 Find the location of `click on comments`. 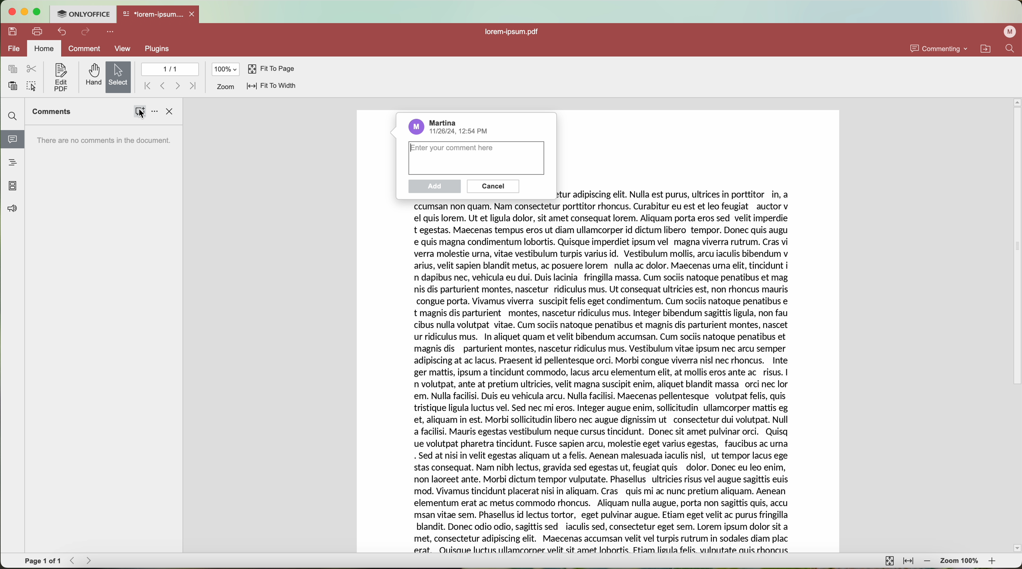

click on comments is located at coordinates (140, 112).